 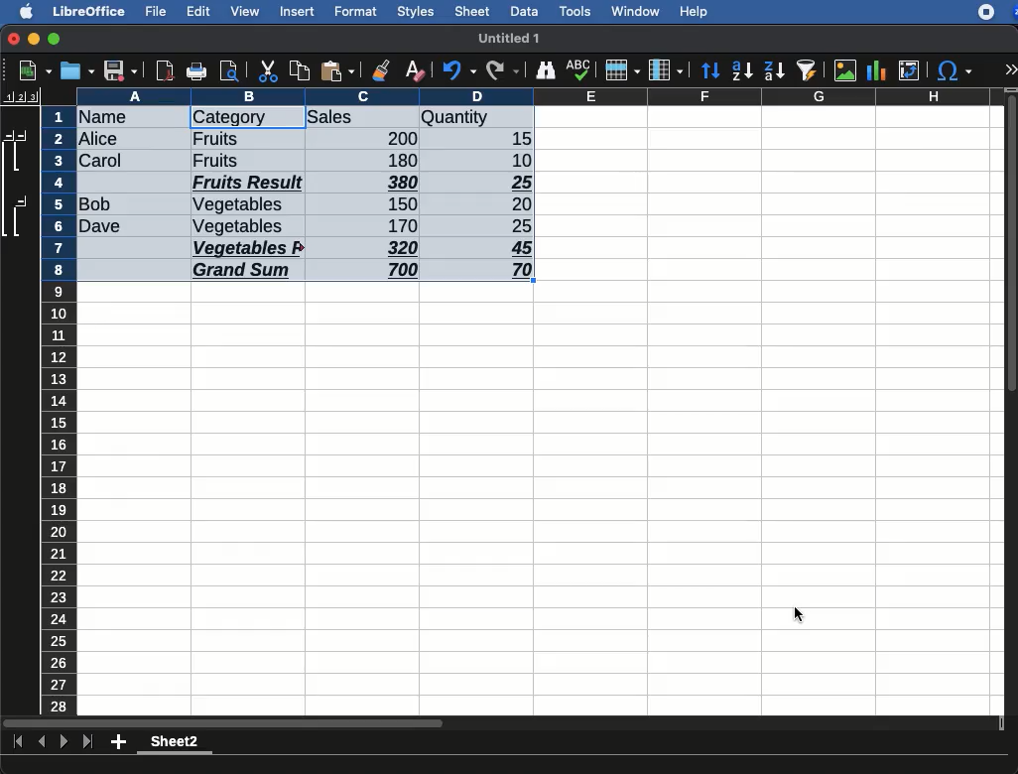 I want to click on pdf preview, so click(x=166, y=70).